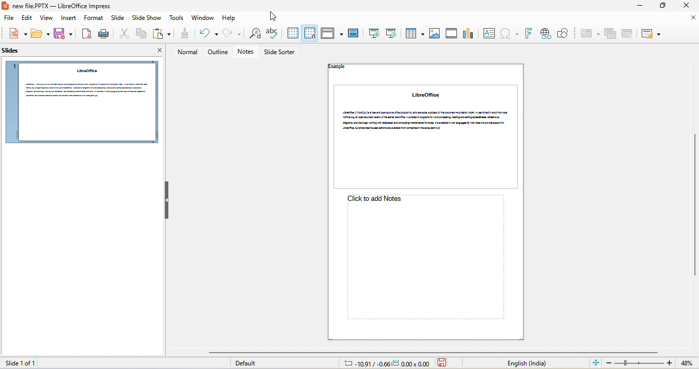 This screenshot has width=699, height=369. What do you see at coordinates (26, 19) in the screenshot?
I see `edit` at bounding box center [26, 19].